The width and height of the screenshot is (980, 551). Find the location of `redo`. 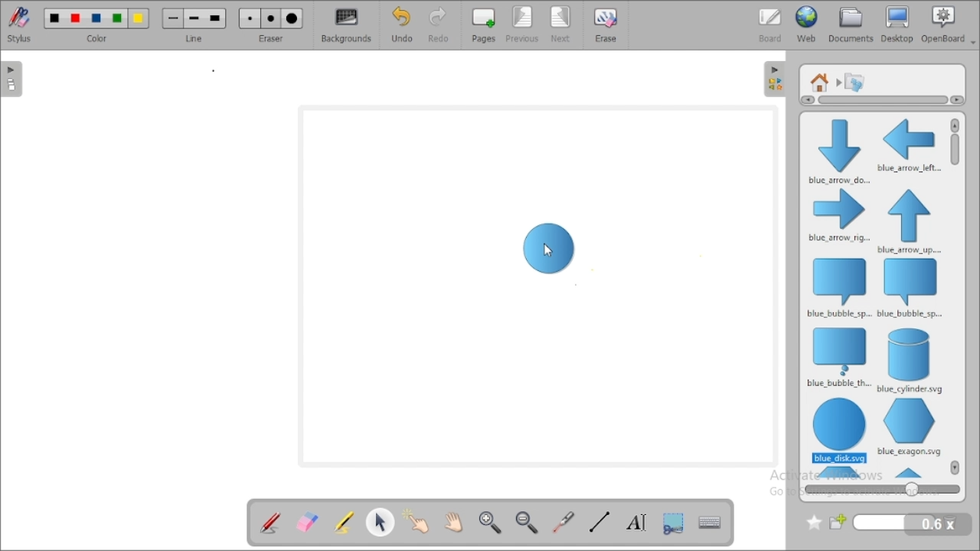

redo is located at coordinates (437, 25).